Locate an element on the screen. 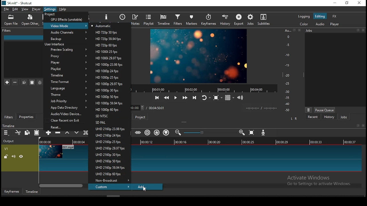 This screenshot has width=367, height=206. 0.01 mp4 is located at coordinates (70, 147).